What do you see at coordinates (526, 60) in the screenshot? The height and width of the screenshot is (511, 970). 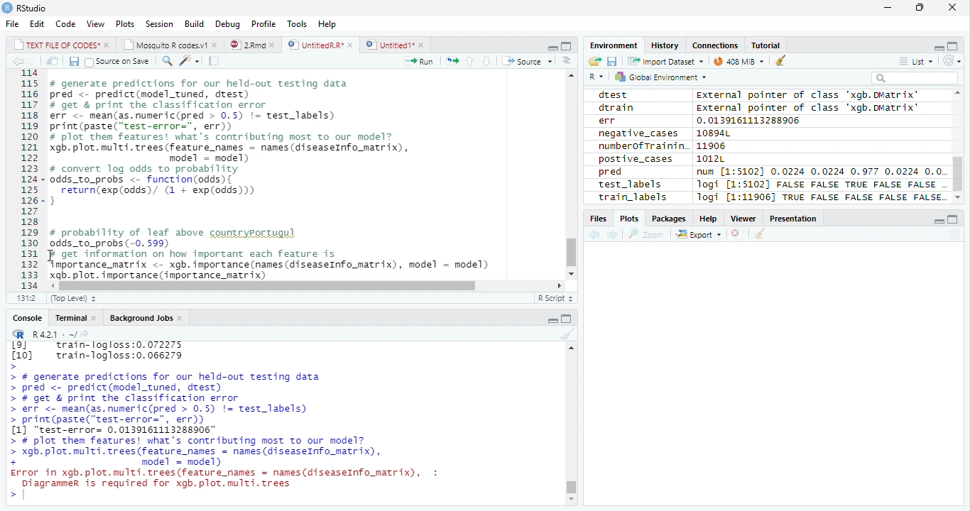 I see `Source` at bounding box center [526, 60].